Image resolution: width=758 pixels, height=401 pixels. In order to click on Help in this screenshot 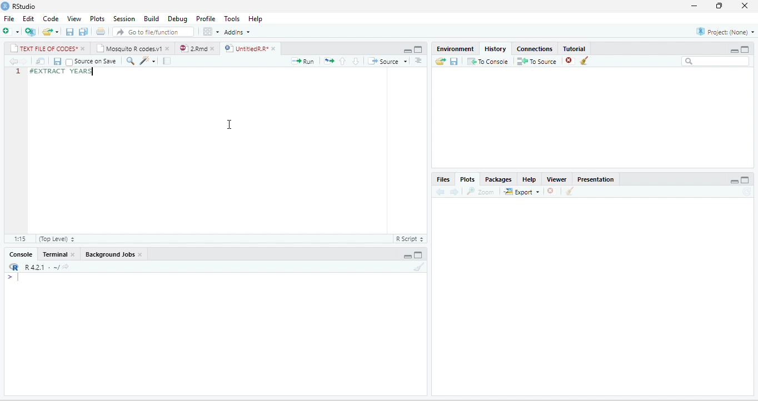, I will do `click(530, 179)`.